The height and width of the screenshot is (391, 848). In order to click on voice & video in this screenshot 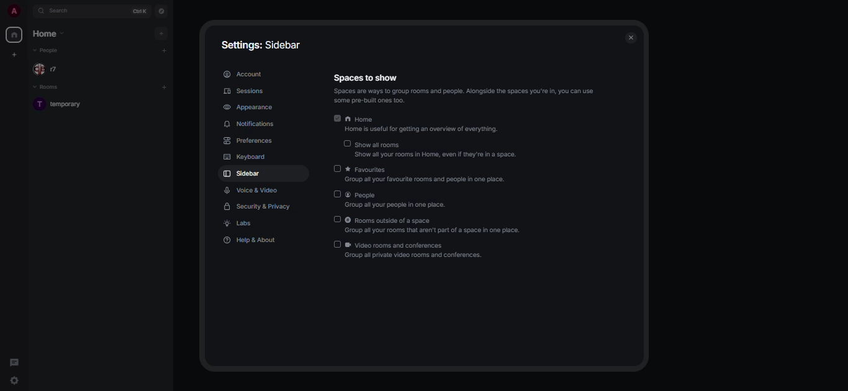, I will do `click(253, 189)`.